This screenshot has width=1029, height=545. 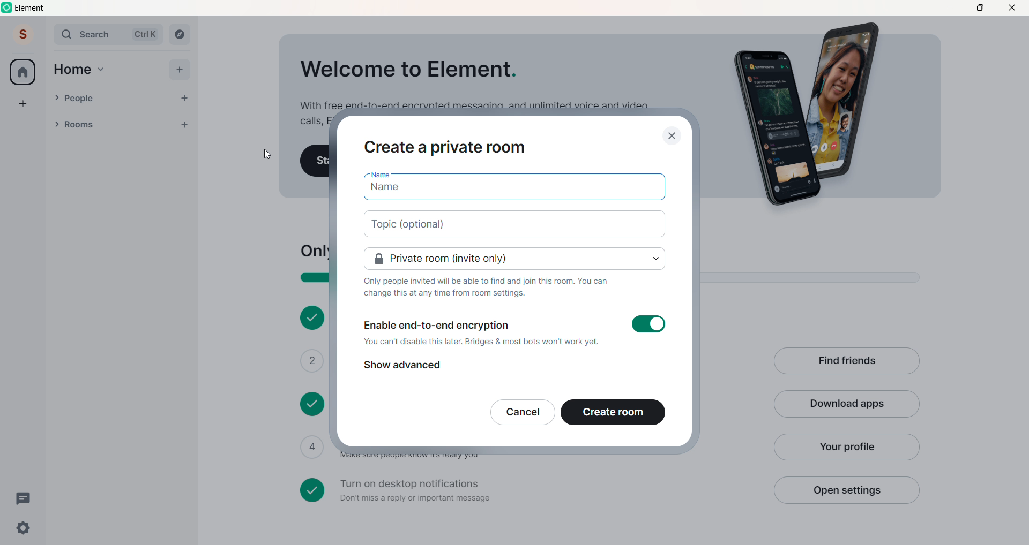 What do you see at coordinates (25, 499) in the screenshot?
I see `Threads` at bounding box center [25, 499].